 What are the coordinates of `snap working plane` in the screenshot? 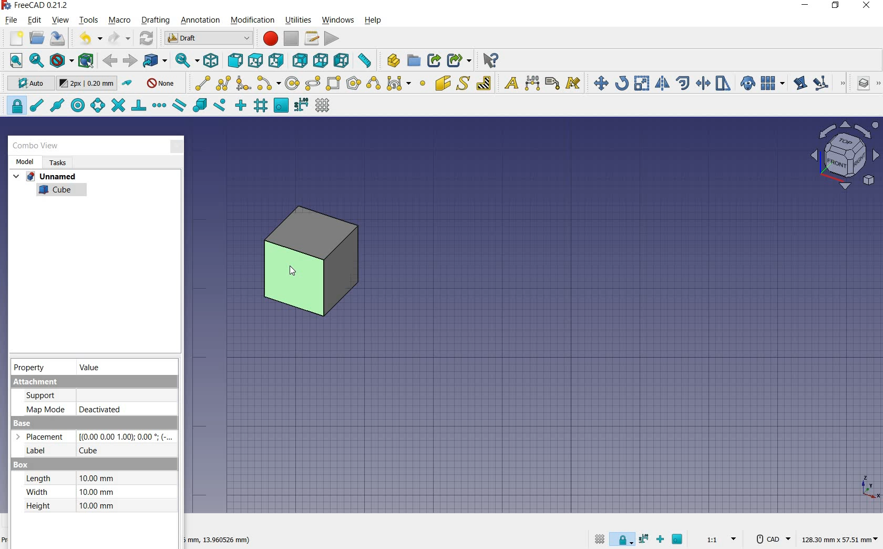 It's located at (282, 106).